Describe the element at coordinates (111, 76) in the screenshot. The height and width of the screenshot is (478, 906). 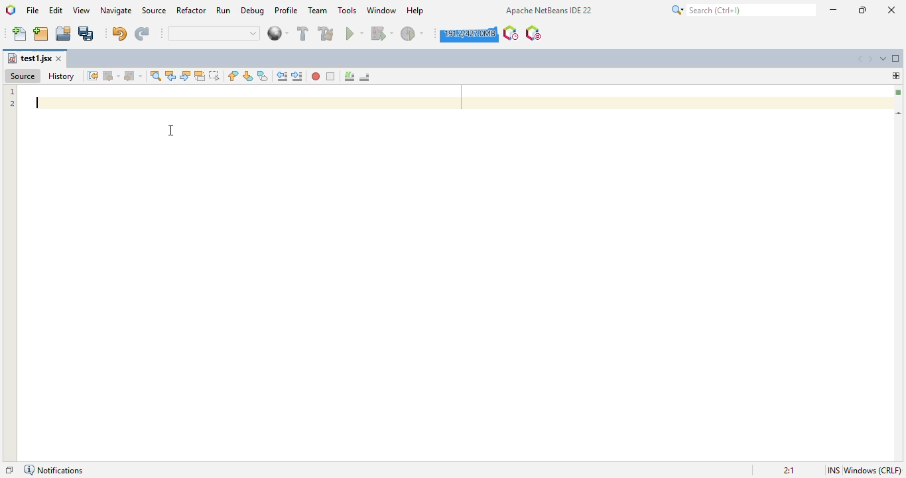
I see `back` at that location.